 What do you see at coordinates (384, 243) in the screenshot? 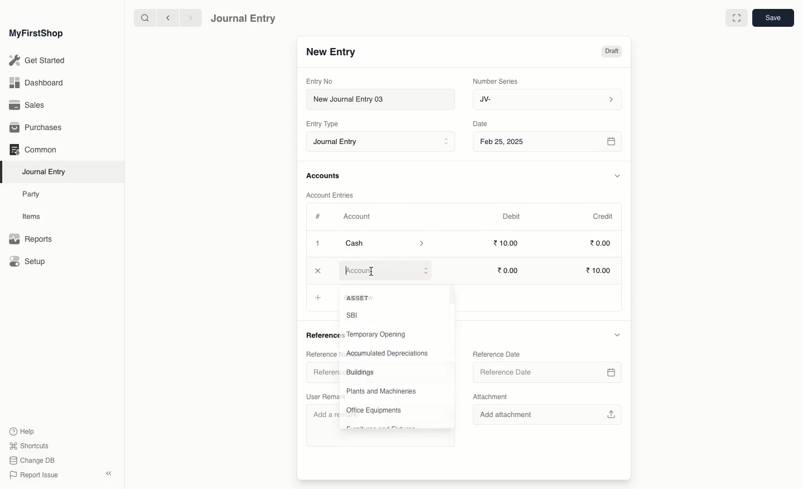
I see `Cash` at bounding box center [384, 243].